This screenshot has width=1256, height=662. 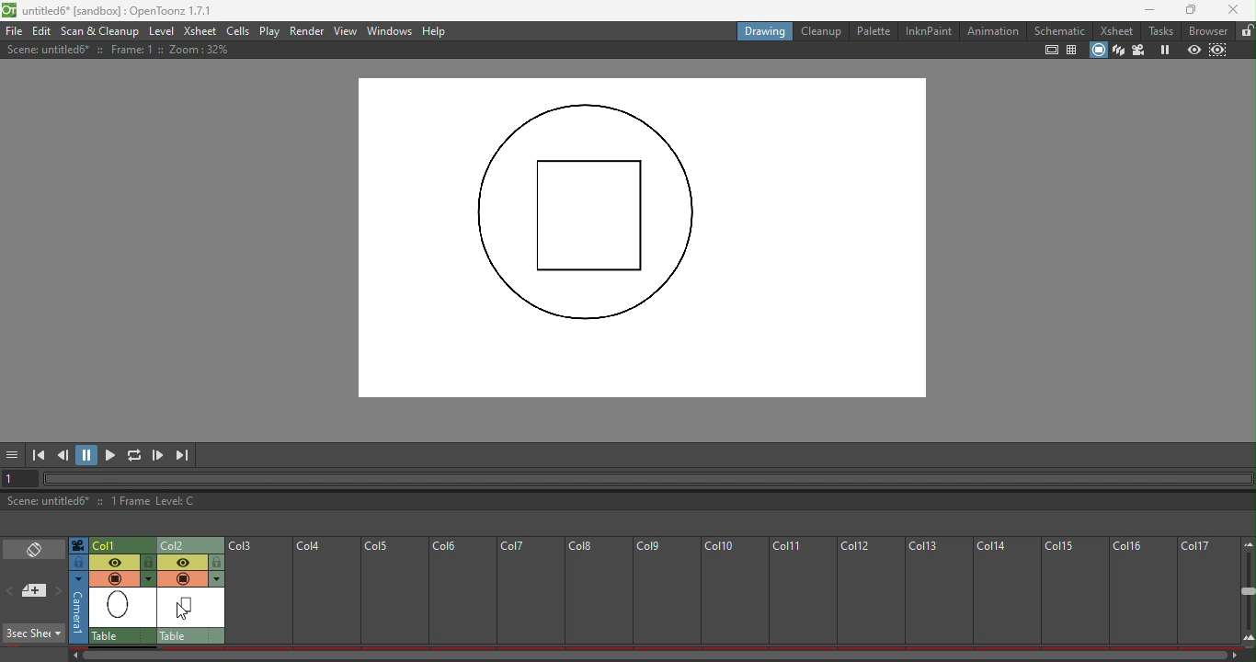 What do you see at coordinates (88, 455) in the screenshot?
I see `Pause` at bounding box center [88, 455].